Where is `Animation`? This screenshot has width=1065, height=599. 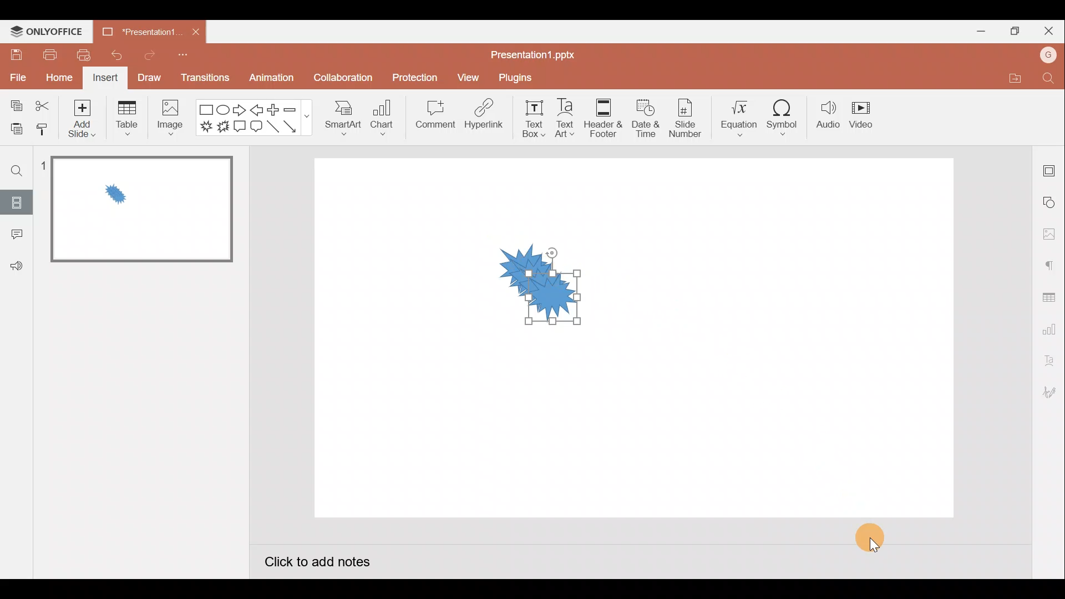 Animation is located at coordinates (269, 80).